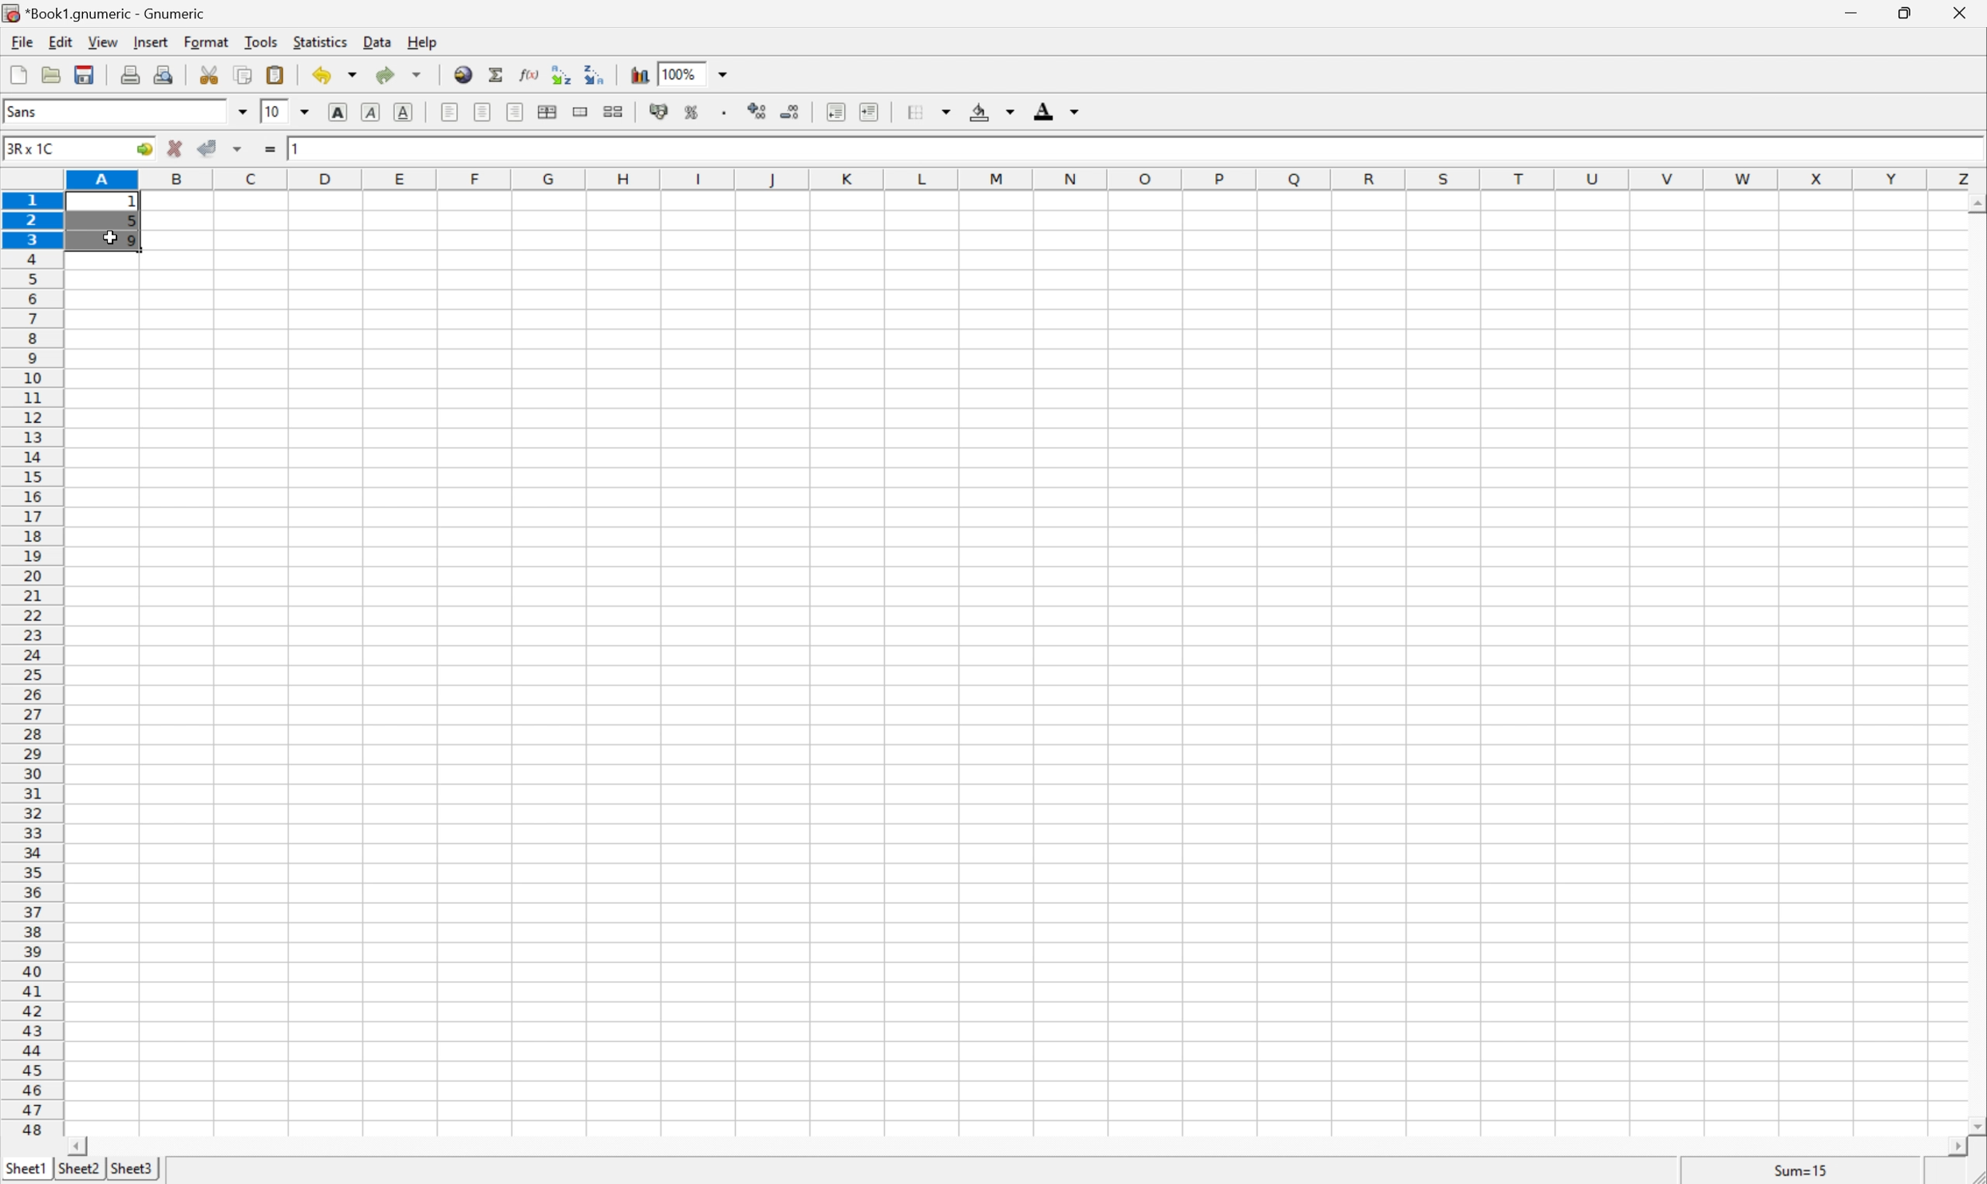  I want to click on view, so click(105, 41).